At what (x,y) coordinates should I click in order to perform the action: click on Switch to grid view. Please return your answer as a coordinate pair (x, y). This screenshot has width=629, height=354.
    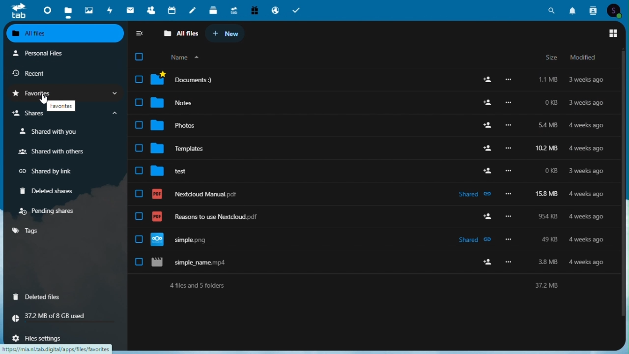
    Looking at the image, I should click on (613, 33).